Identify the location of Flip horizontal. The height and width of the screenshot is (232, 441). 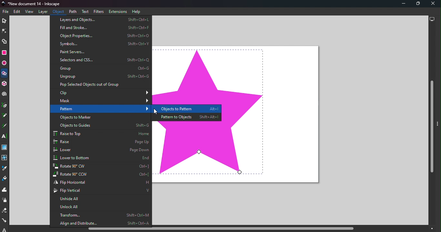
(101, 183).